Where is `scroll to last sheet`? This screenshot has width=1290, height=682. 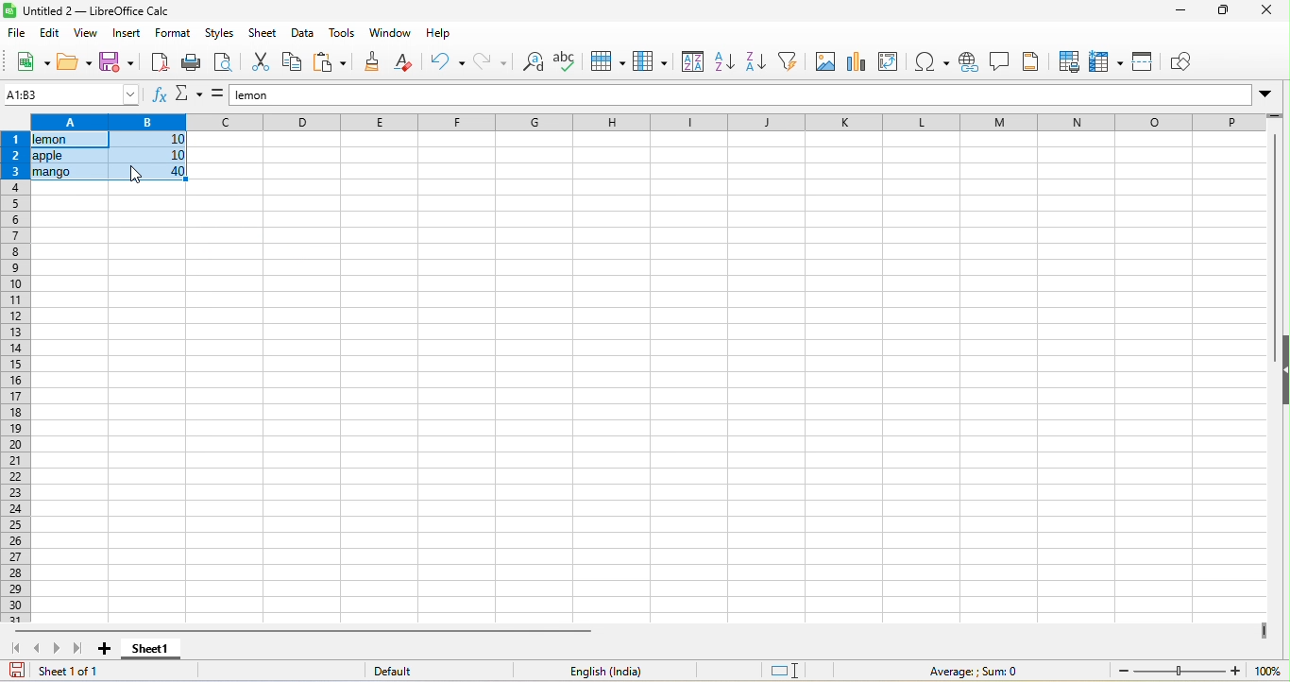 scroll to last sheet is located at coordinates (76, 650).